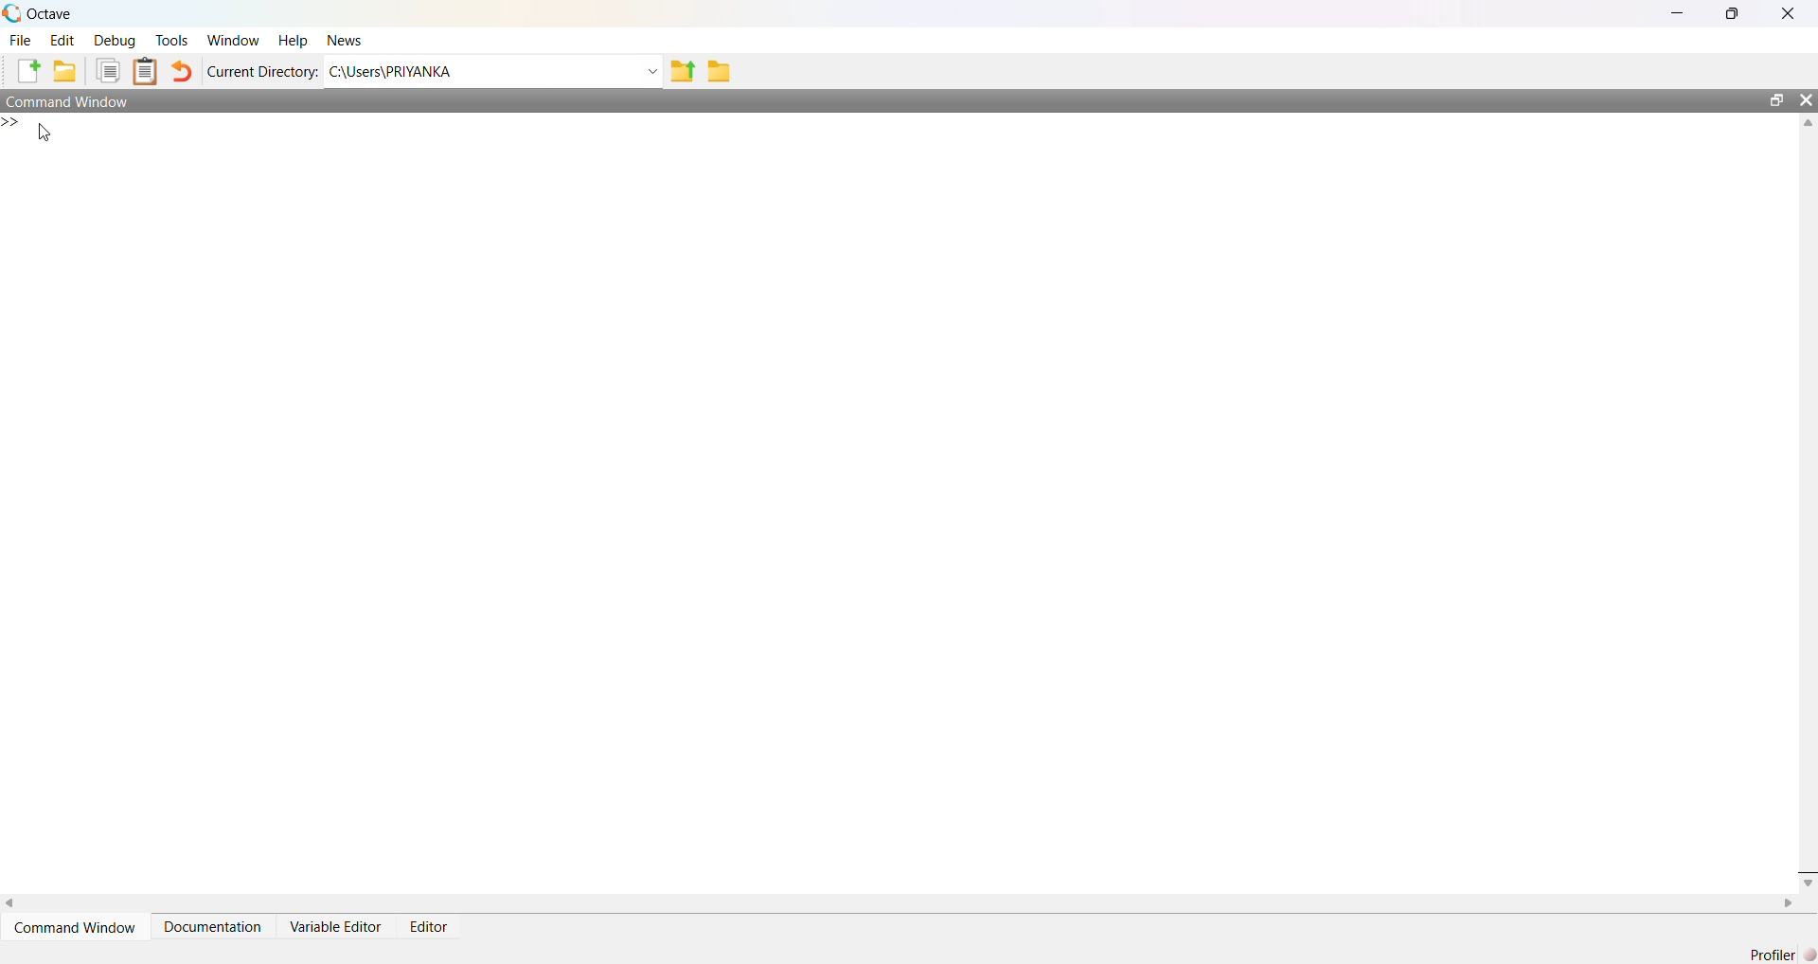 The width and height of the screenshot is (1818, 964). I want to click on Command window, so click(67, 100).